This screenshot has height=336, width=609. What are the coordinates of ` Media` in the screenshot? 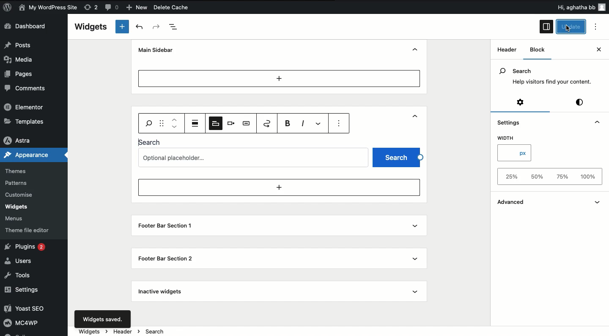 It's located at (24, 59).